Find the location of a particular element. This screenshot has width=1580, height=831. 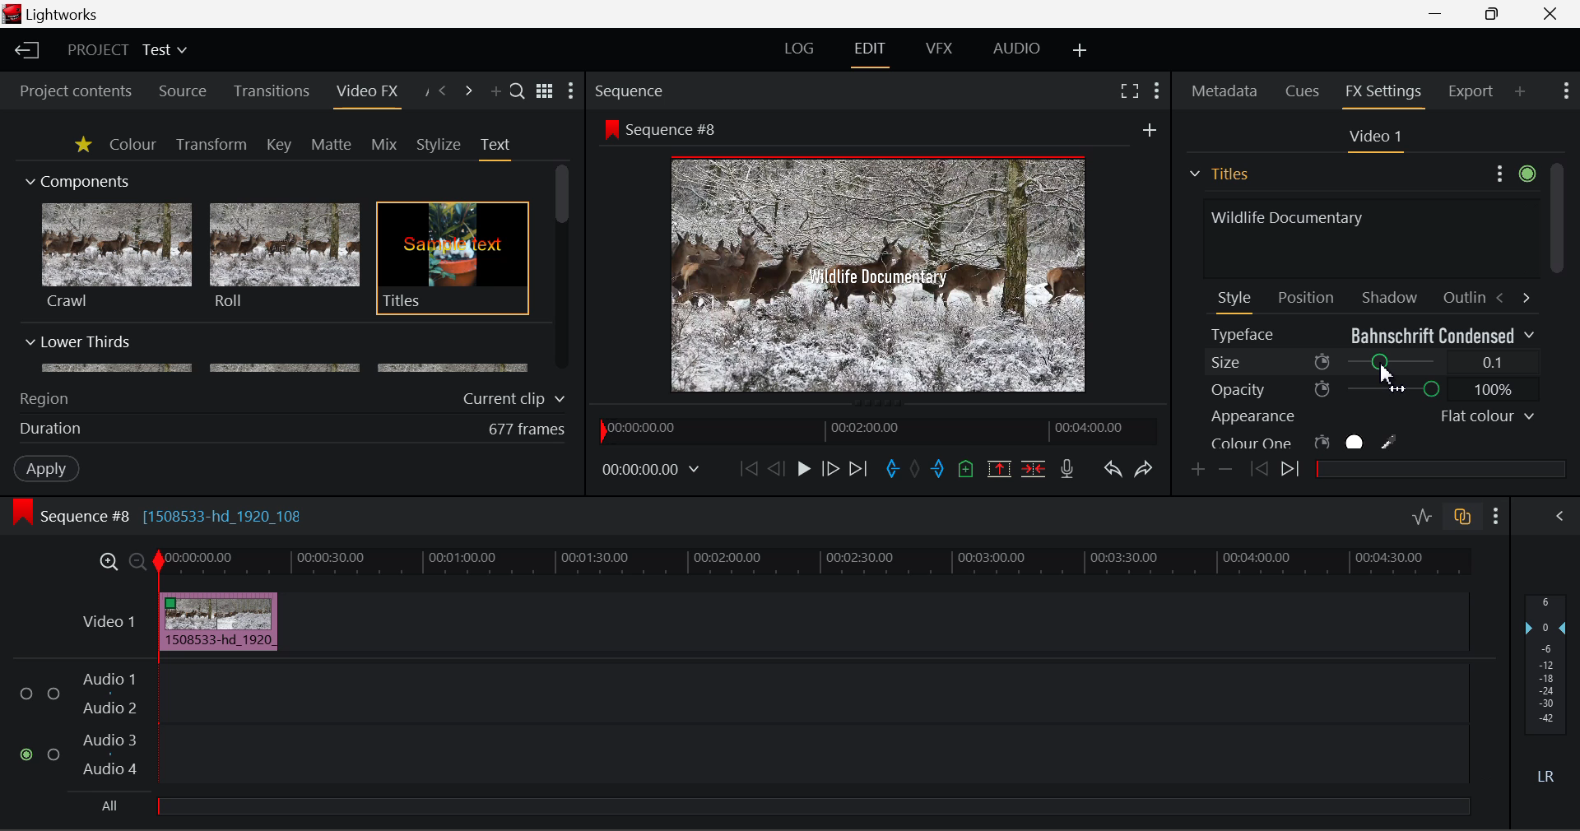

Stylize is located at coordinates (439, 145).